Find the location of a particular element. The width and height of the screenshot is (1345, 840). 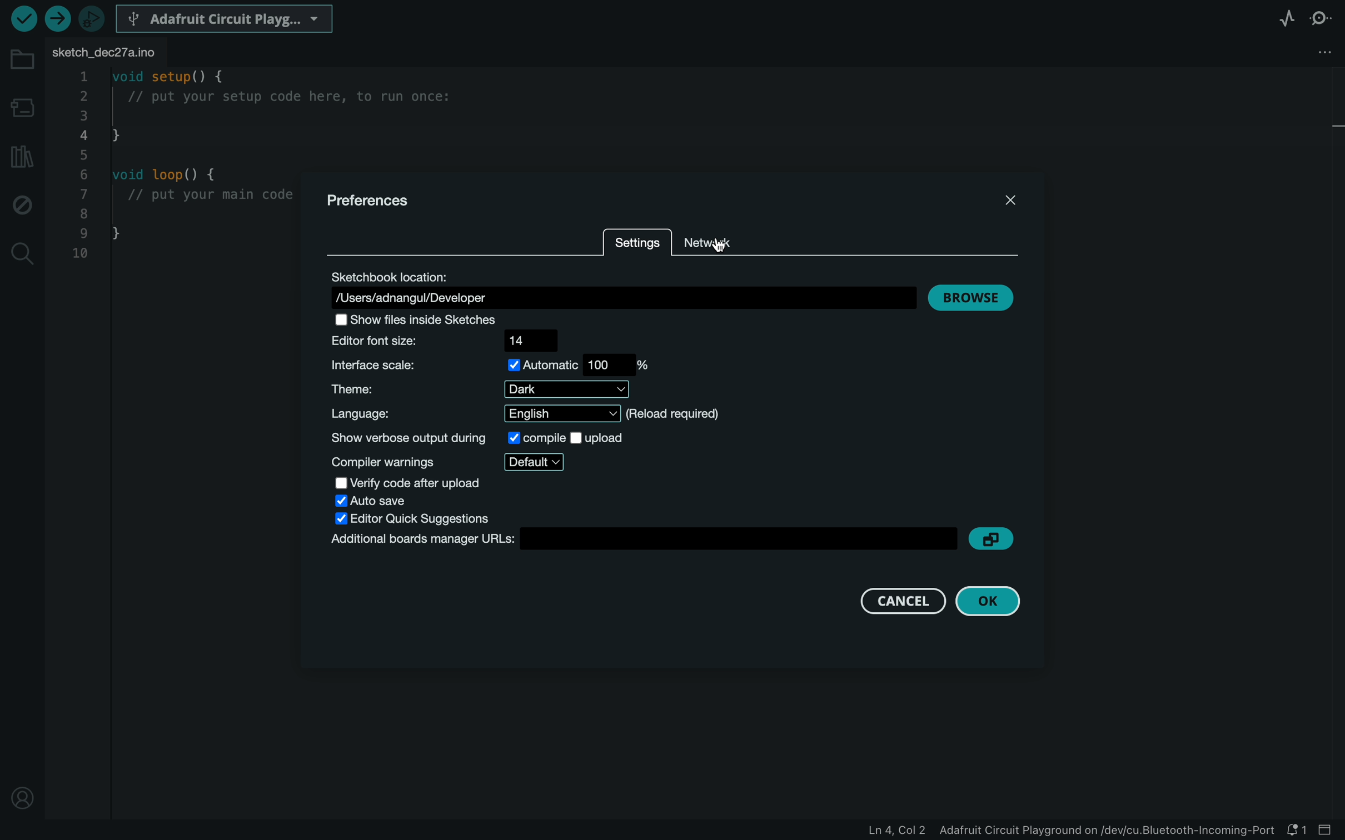

board manager is located at coordinates (22, 107).